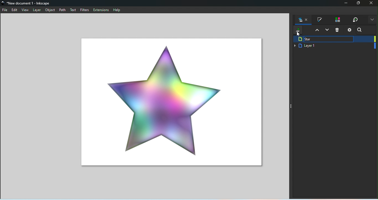 The height and width of the screenshot is (200, 378). Describe the element at coordinates (51, 10) in the screenshot. I see `Object` at that location.